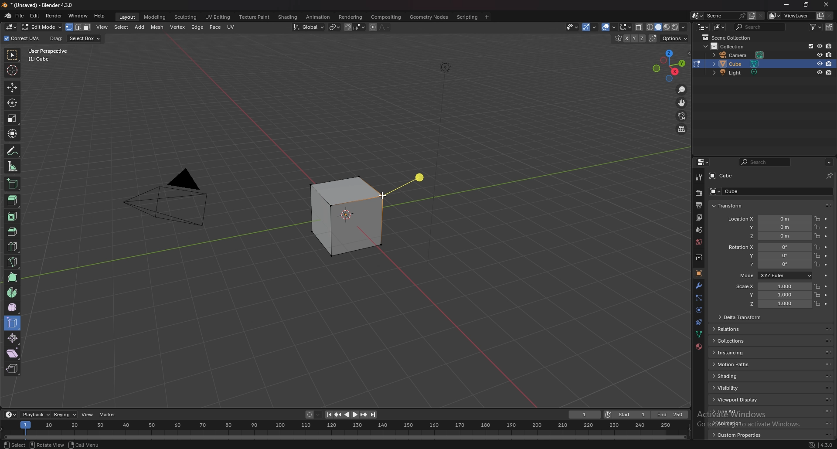 Image resolution: width=837 pixels, height=449 pixels. Describe the element at coordinates (54, 54) in the screenshot. I see `user perspective` at that location.